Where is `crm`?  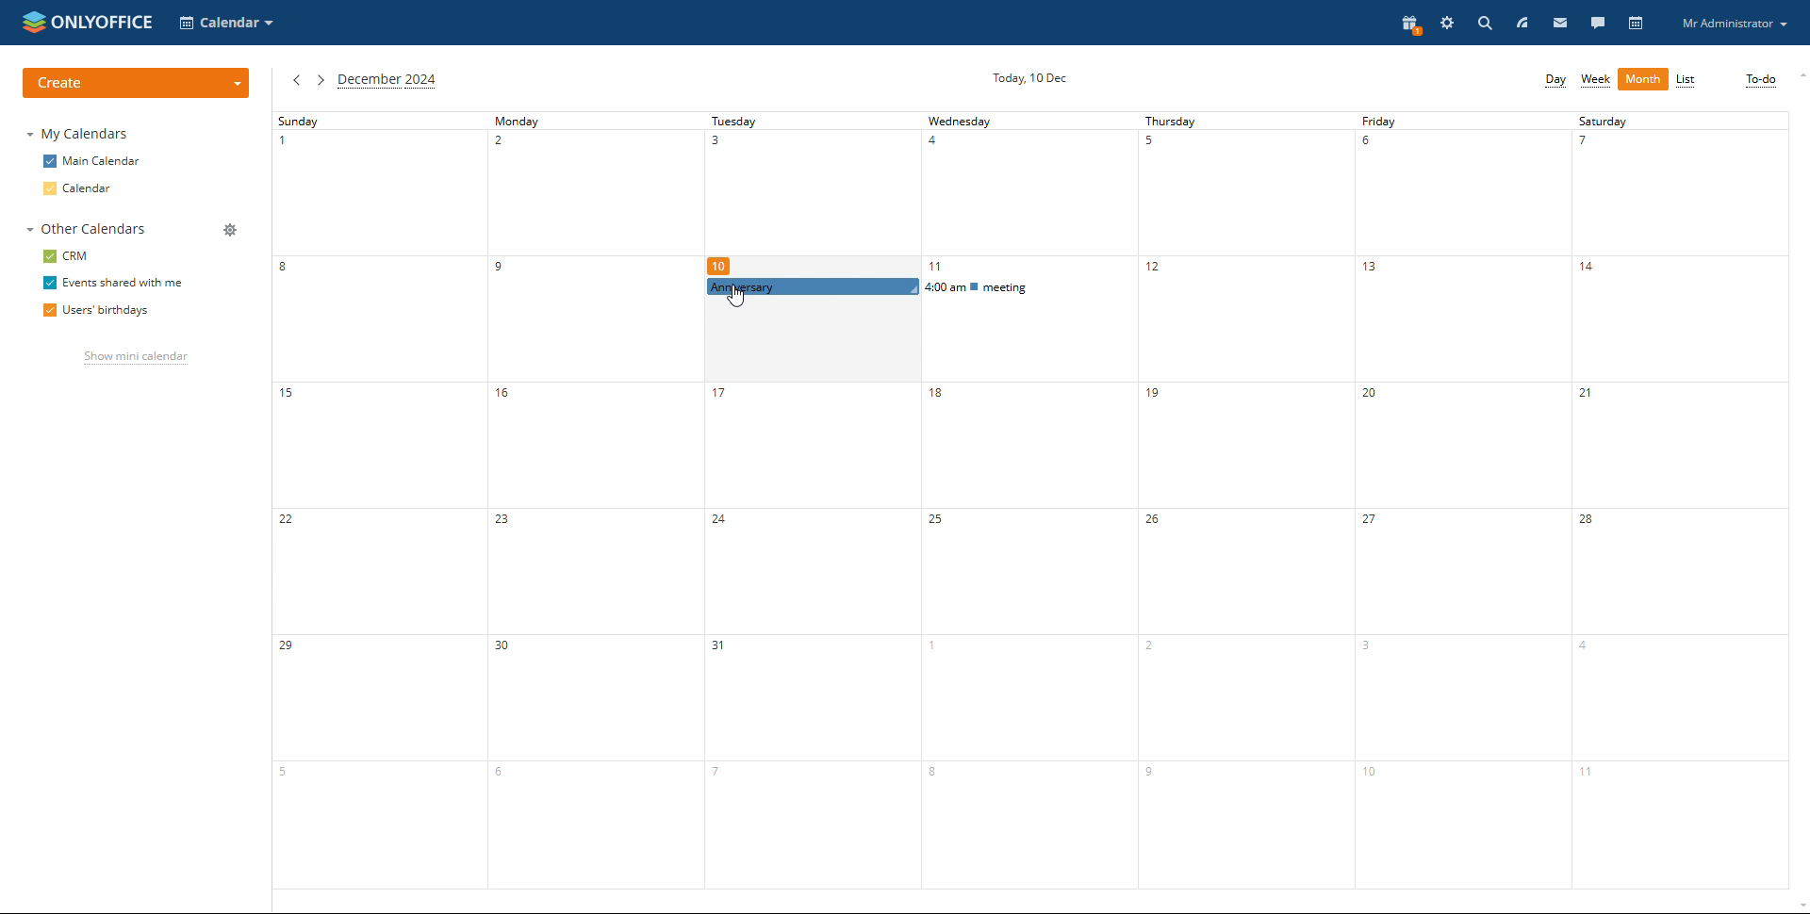 crm is located at coordinates (66, 257).